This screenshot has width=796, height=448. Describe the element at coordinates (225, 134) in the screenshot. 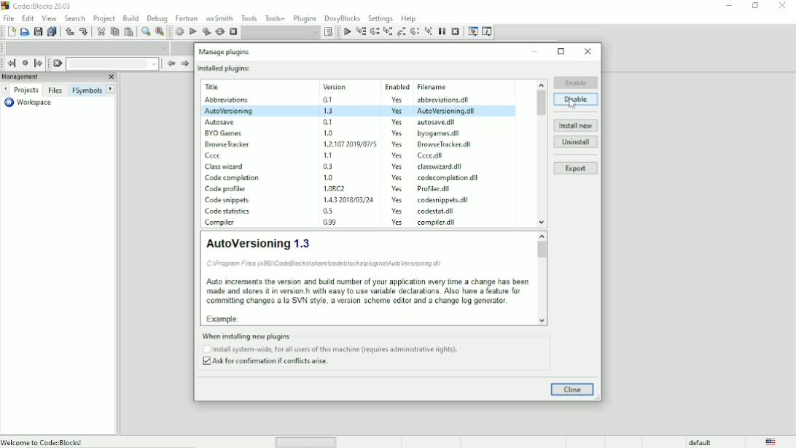

I see `BYO Games` at that location.